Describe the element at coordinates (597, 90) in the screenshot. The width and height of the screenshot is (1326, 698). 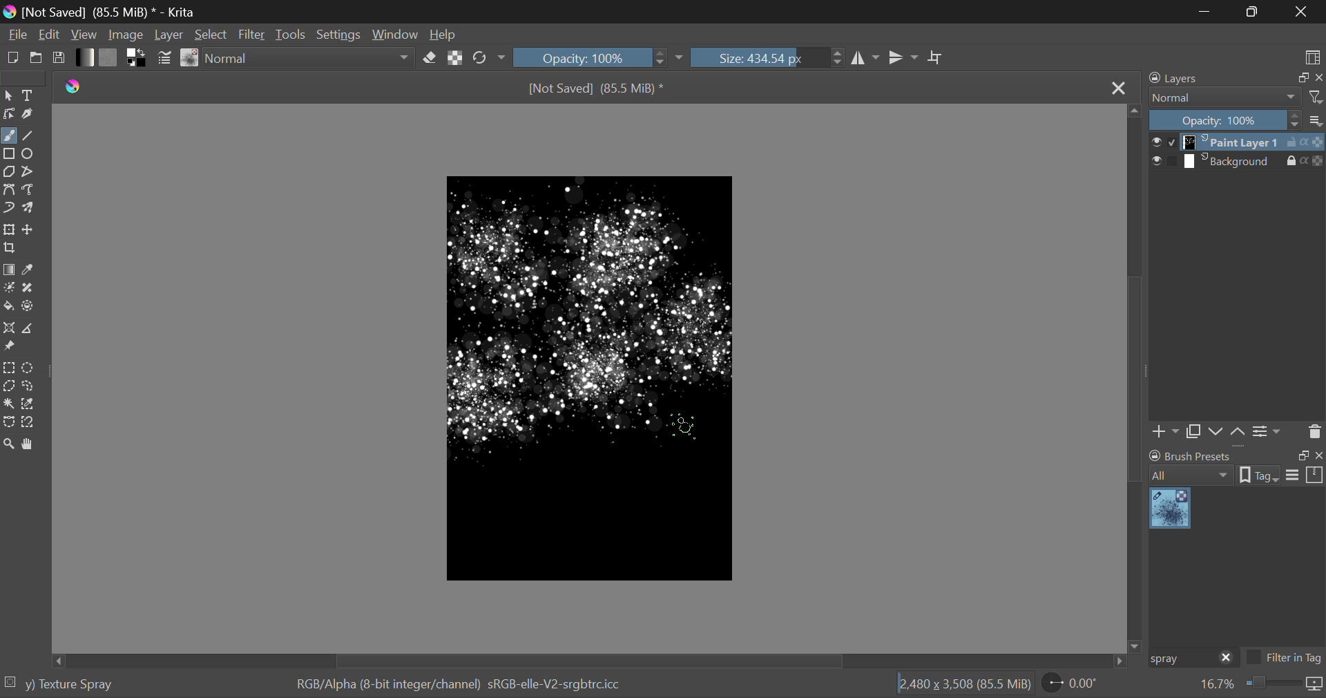
I see `[Not Saved] (69.2 MiB) *` at that location.